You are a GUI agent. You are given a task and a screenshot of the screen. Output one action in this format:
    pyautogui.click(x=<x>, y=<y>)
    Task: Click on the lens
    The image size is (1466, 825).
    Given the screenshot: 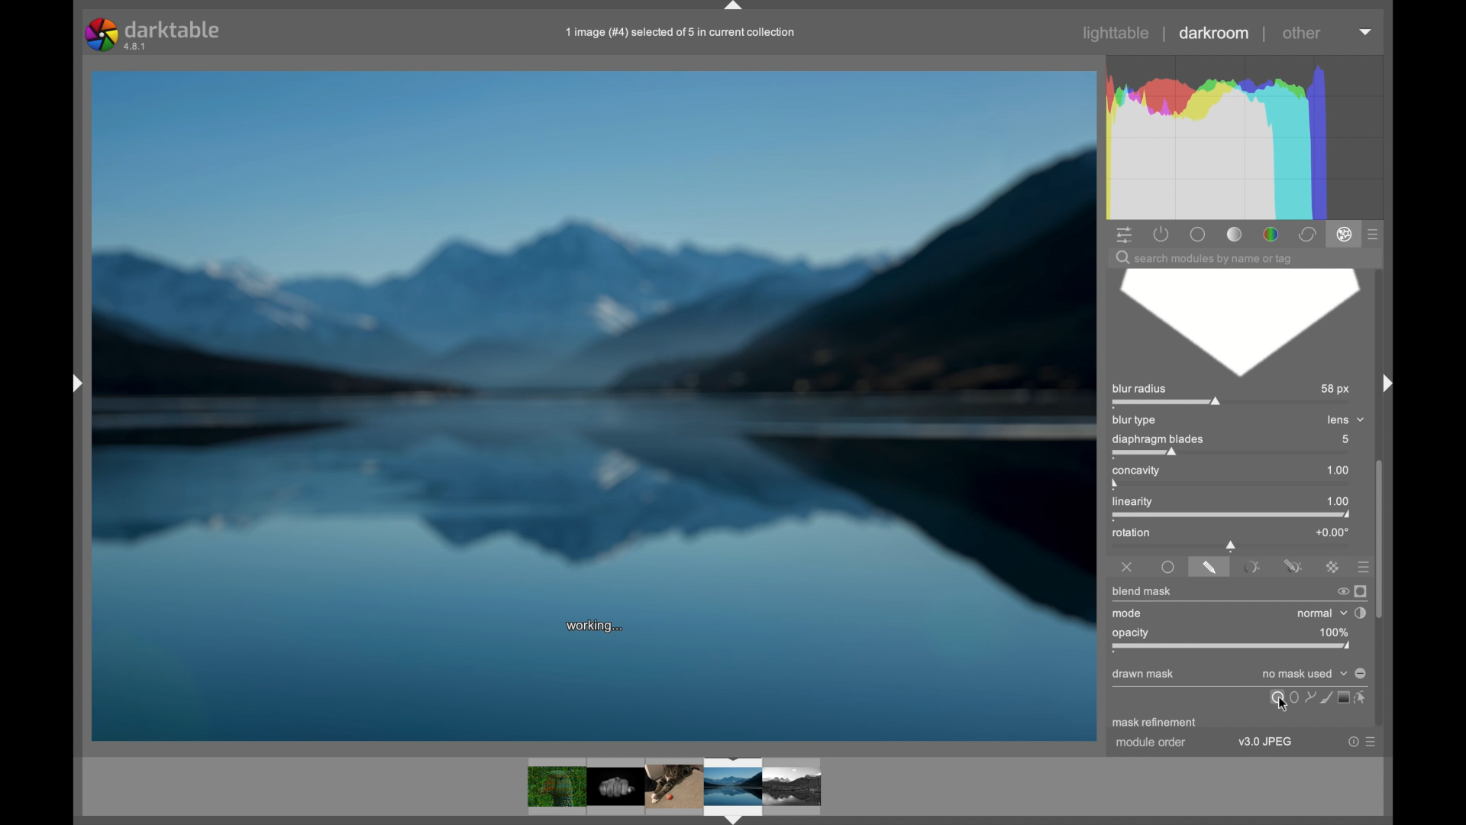 What is the action you would take?
    pyautogui.click(x=1345, y=419)
    